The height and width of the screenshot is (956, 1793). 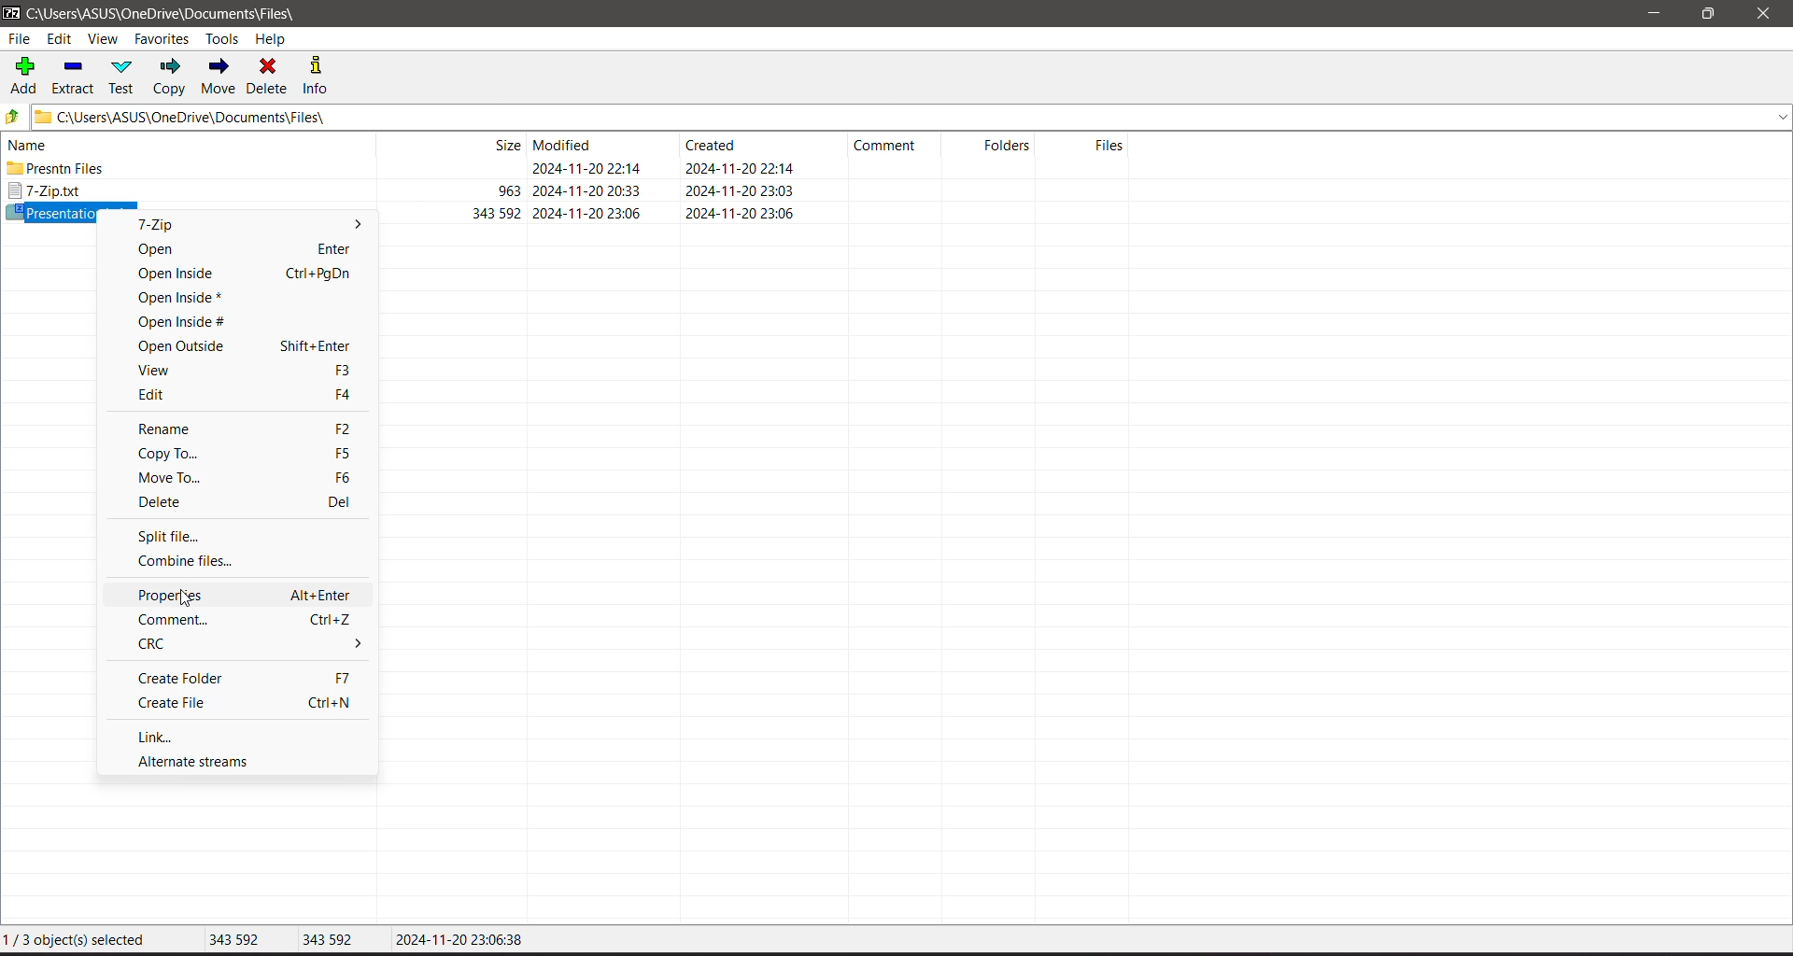 What do you see at coordinates (912, 116) in the screenshot?
I see `Current Folder Path` at bounding box center [912, 116].